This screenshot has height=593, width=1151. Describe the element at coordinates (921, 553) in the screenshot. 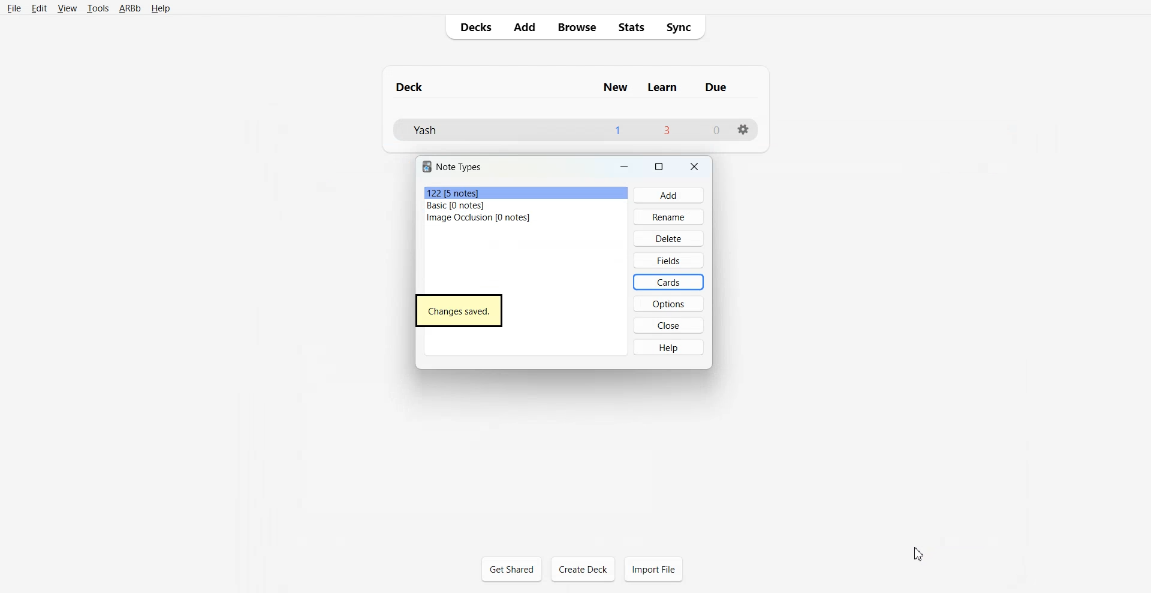

I see `Cursor` at that location.